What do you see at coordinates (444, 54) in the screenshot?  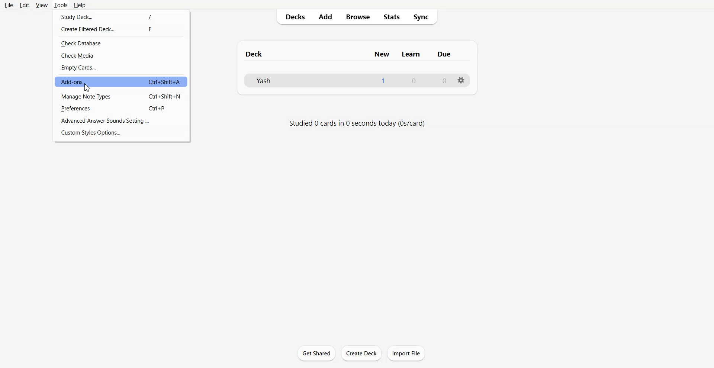 I see `due` at bounding box center [444, 54].